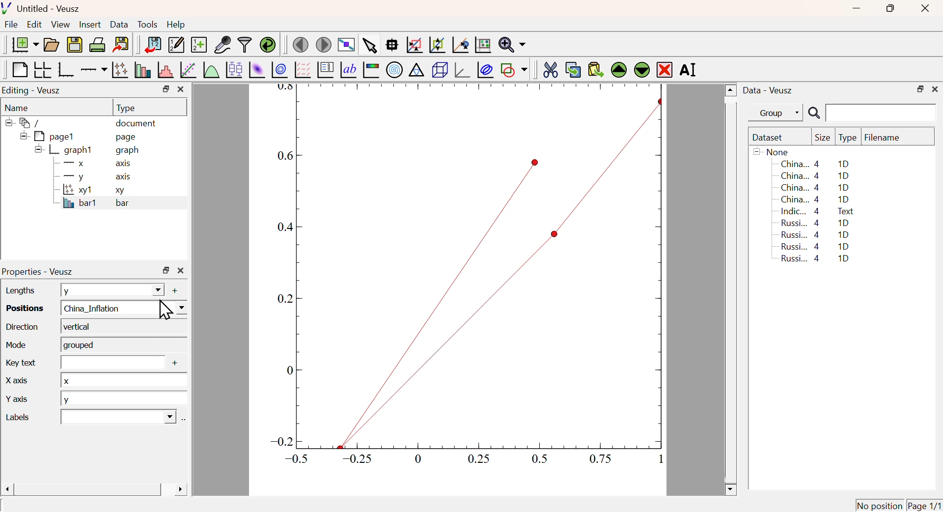 This screenshot has height=512, width=943. I want to click on Move Down, so click(641, 69).